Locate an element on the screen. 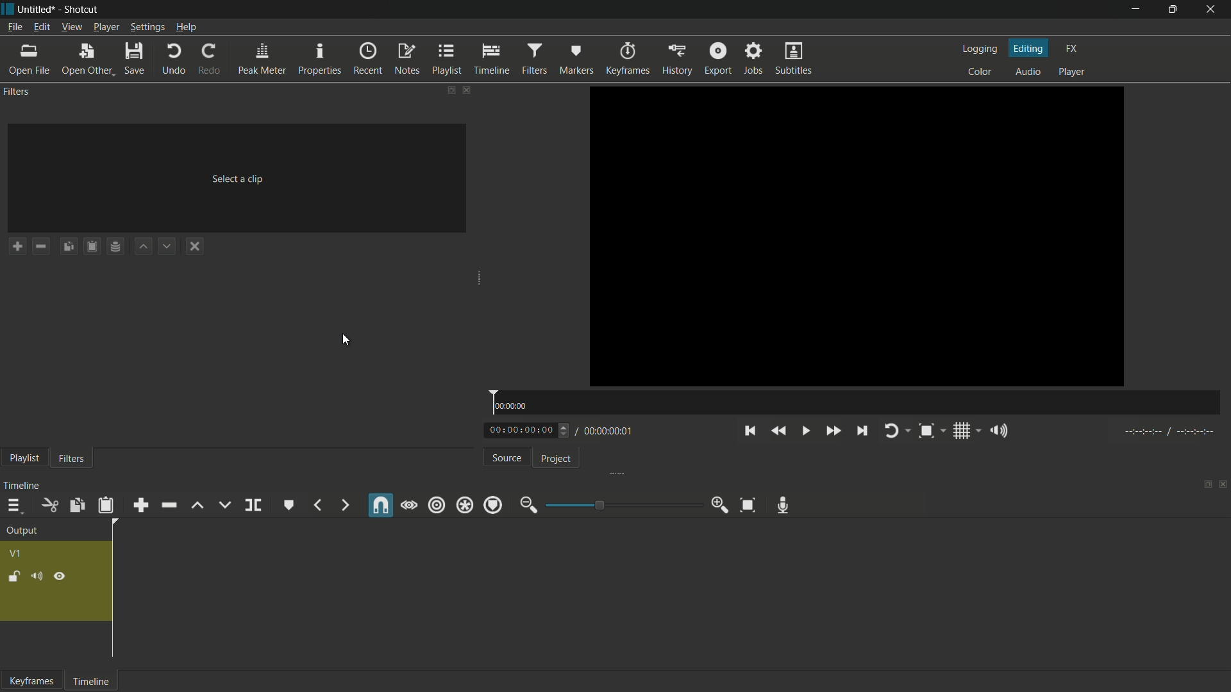  change layout is located at coordinates (1205, 486).